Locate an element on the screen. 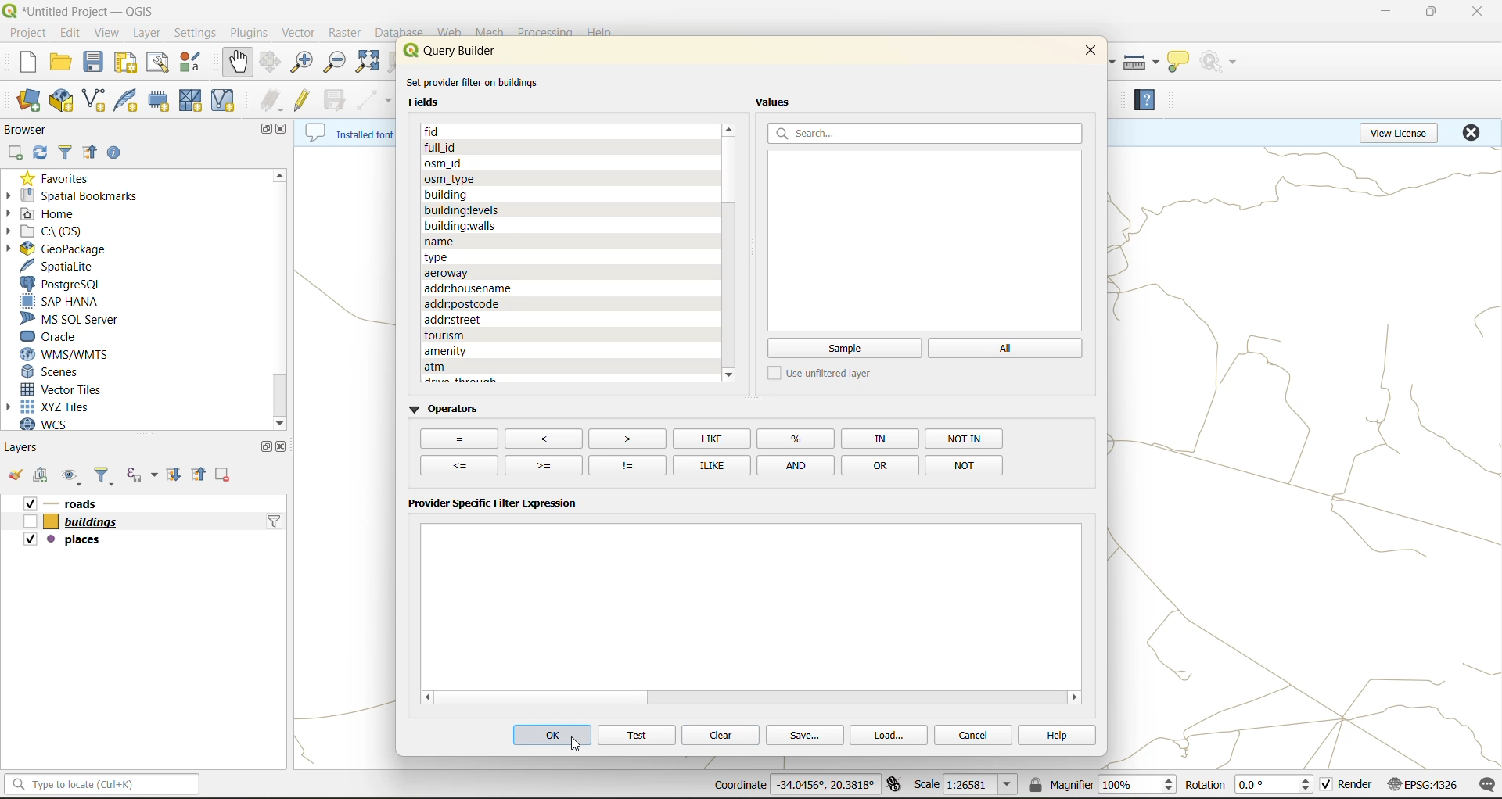 The height and width of the screenshot is (799, 1502). cancel is located at coordinates (975, 735).